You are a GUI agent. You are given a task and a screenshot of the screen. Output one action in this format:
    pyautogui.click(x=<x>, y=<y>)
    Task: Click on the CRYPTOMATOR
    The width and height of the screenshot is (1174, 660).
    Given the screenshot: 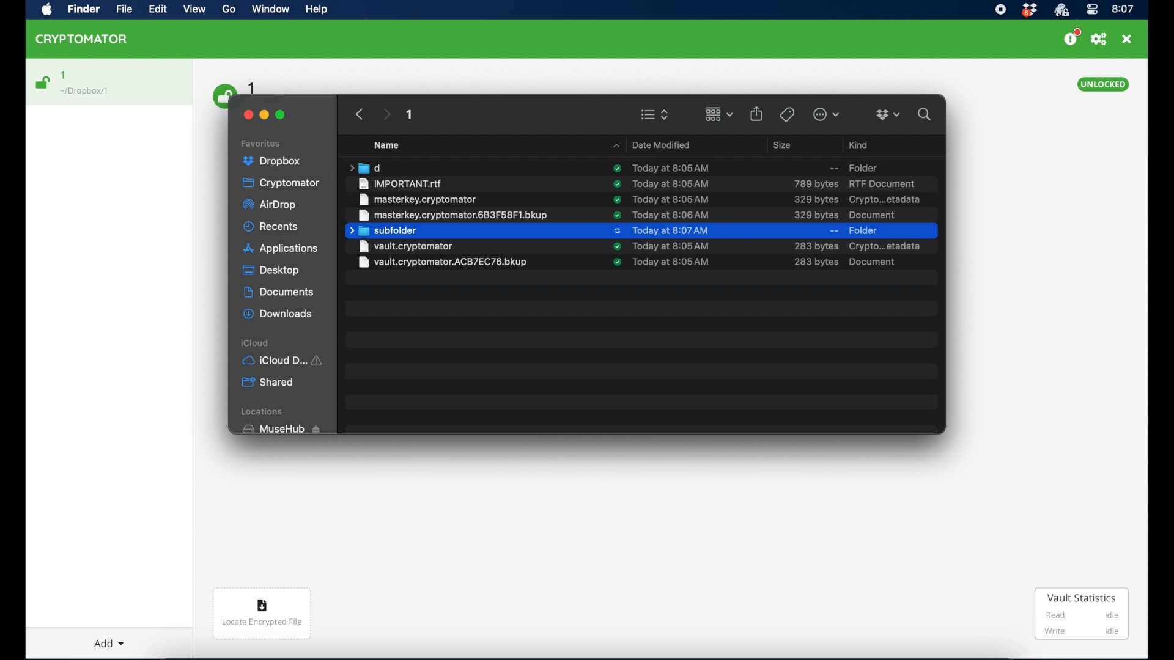 What is the action you would take?
    pyautogui.click(x=87, y=41)
    